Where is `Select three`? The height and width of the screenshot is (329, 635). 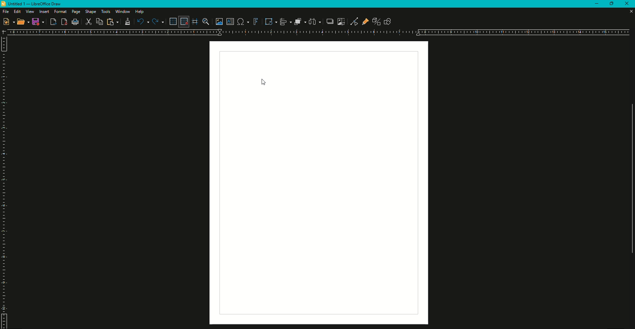
Select three is located at coordinates (315, 22).